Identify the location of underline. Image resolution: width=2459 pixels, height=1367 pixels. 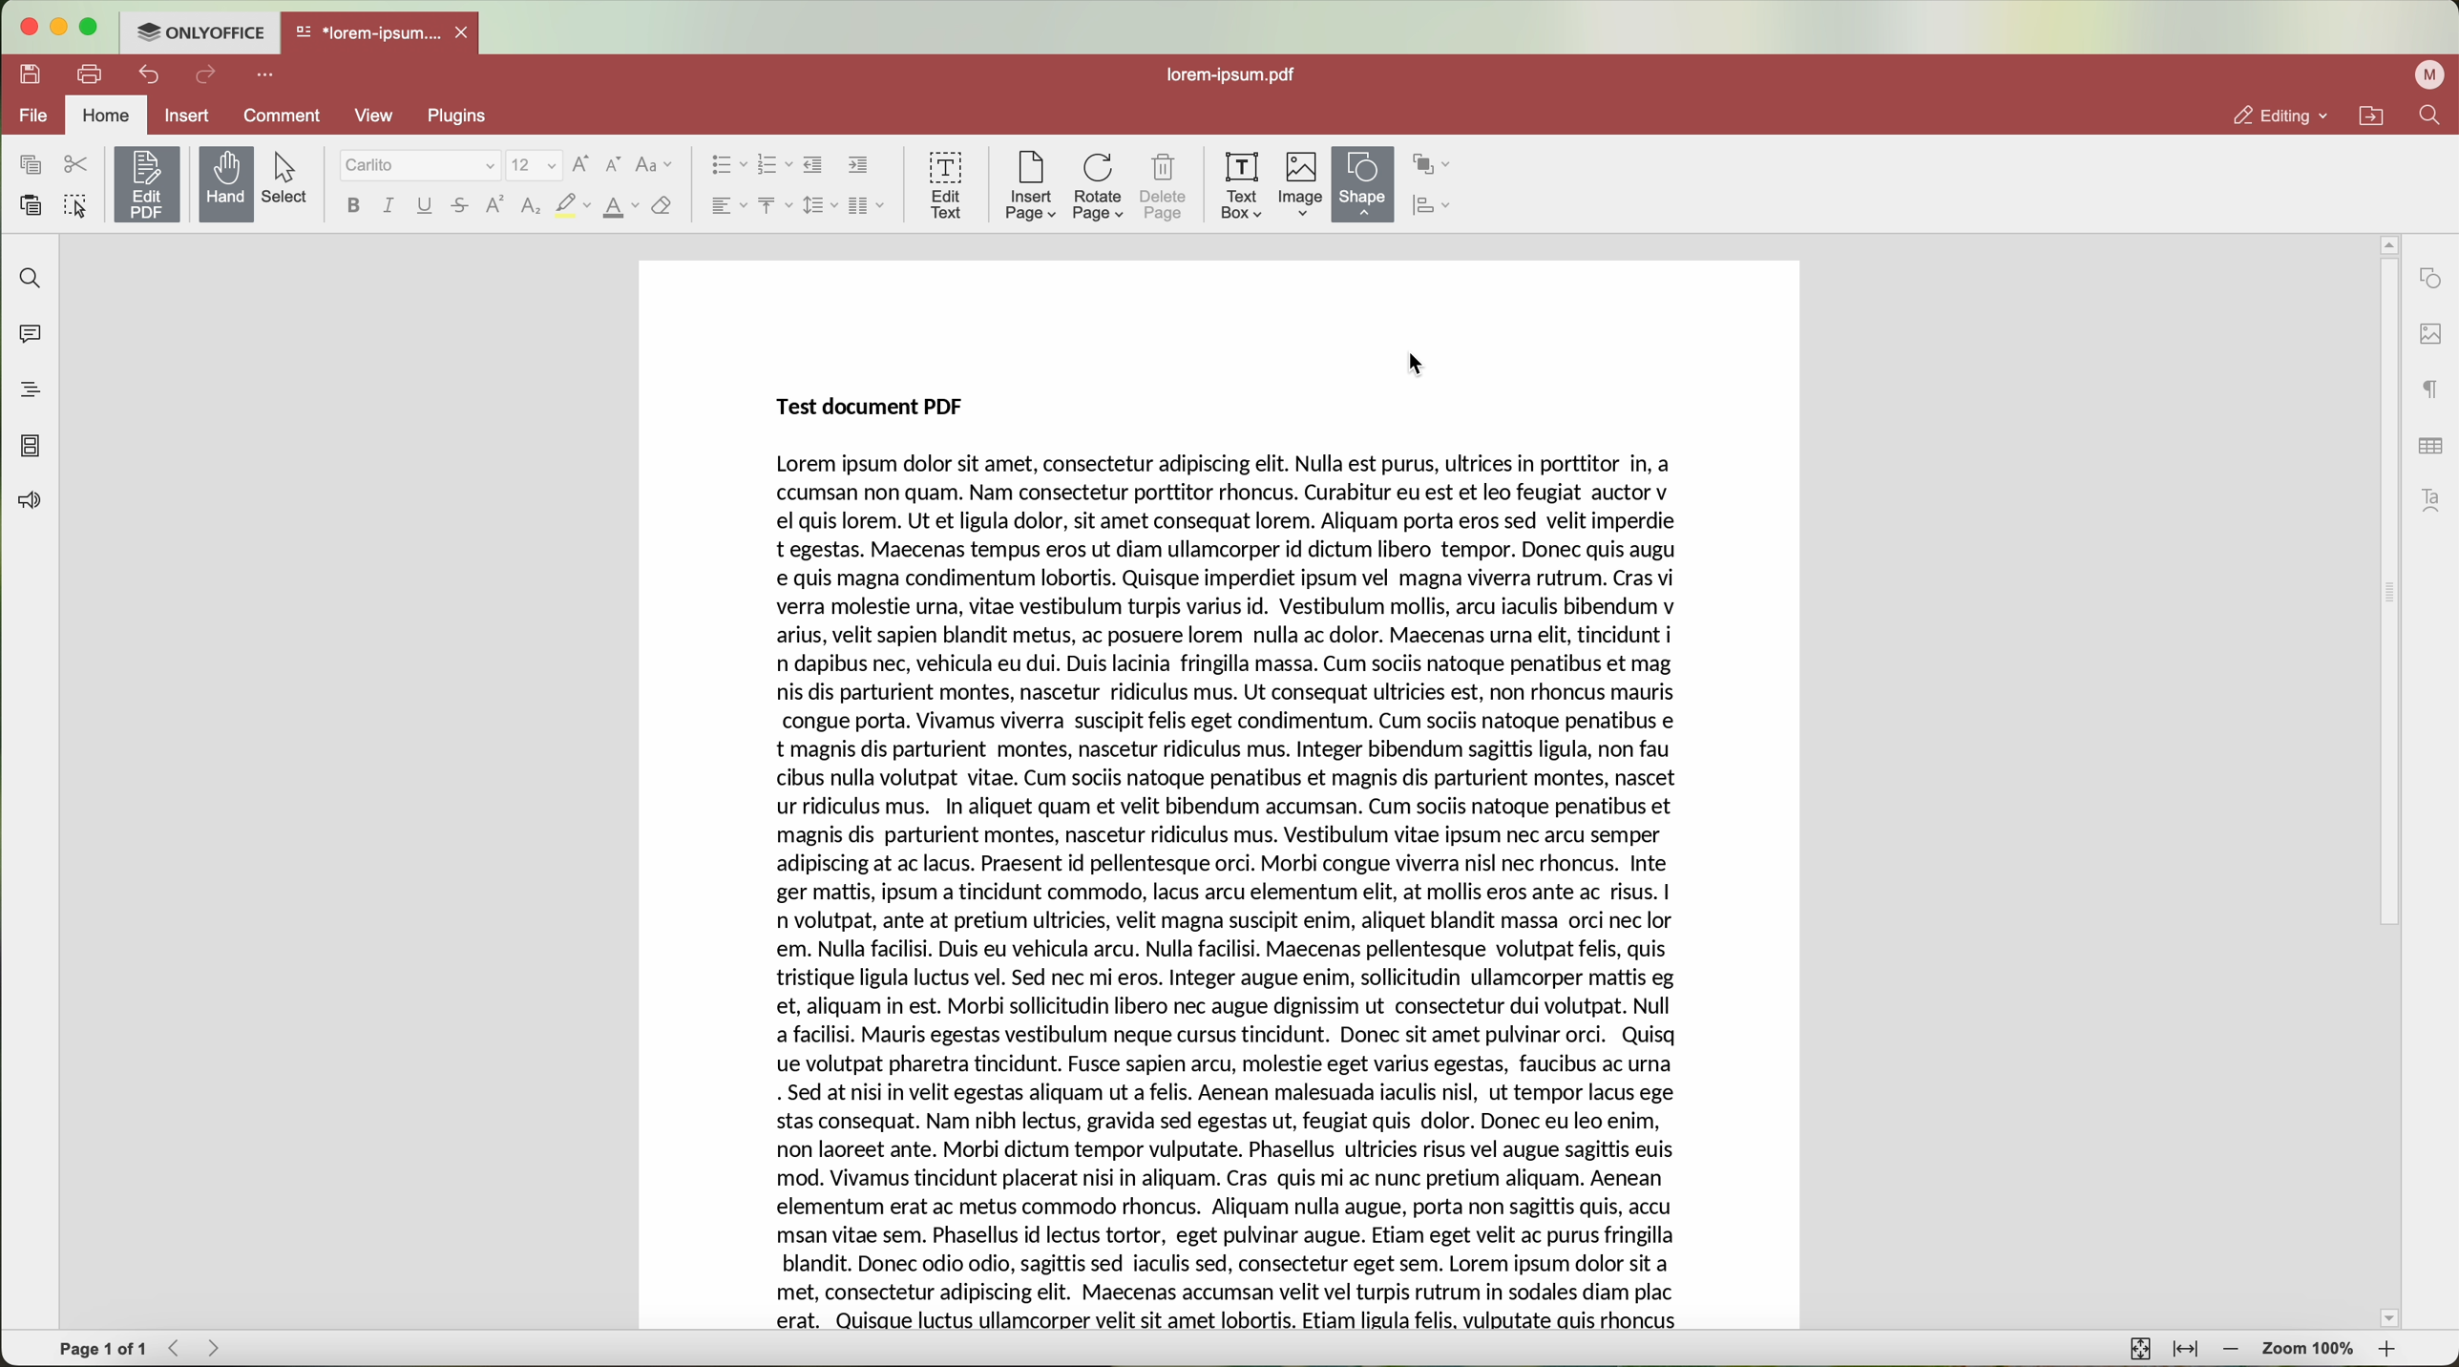
(426, 205).